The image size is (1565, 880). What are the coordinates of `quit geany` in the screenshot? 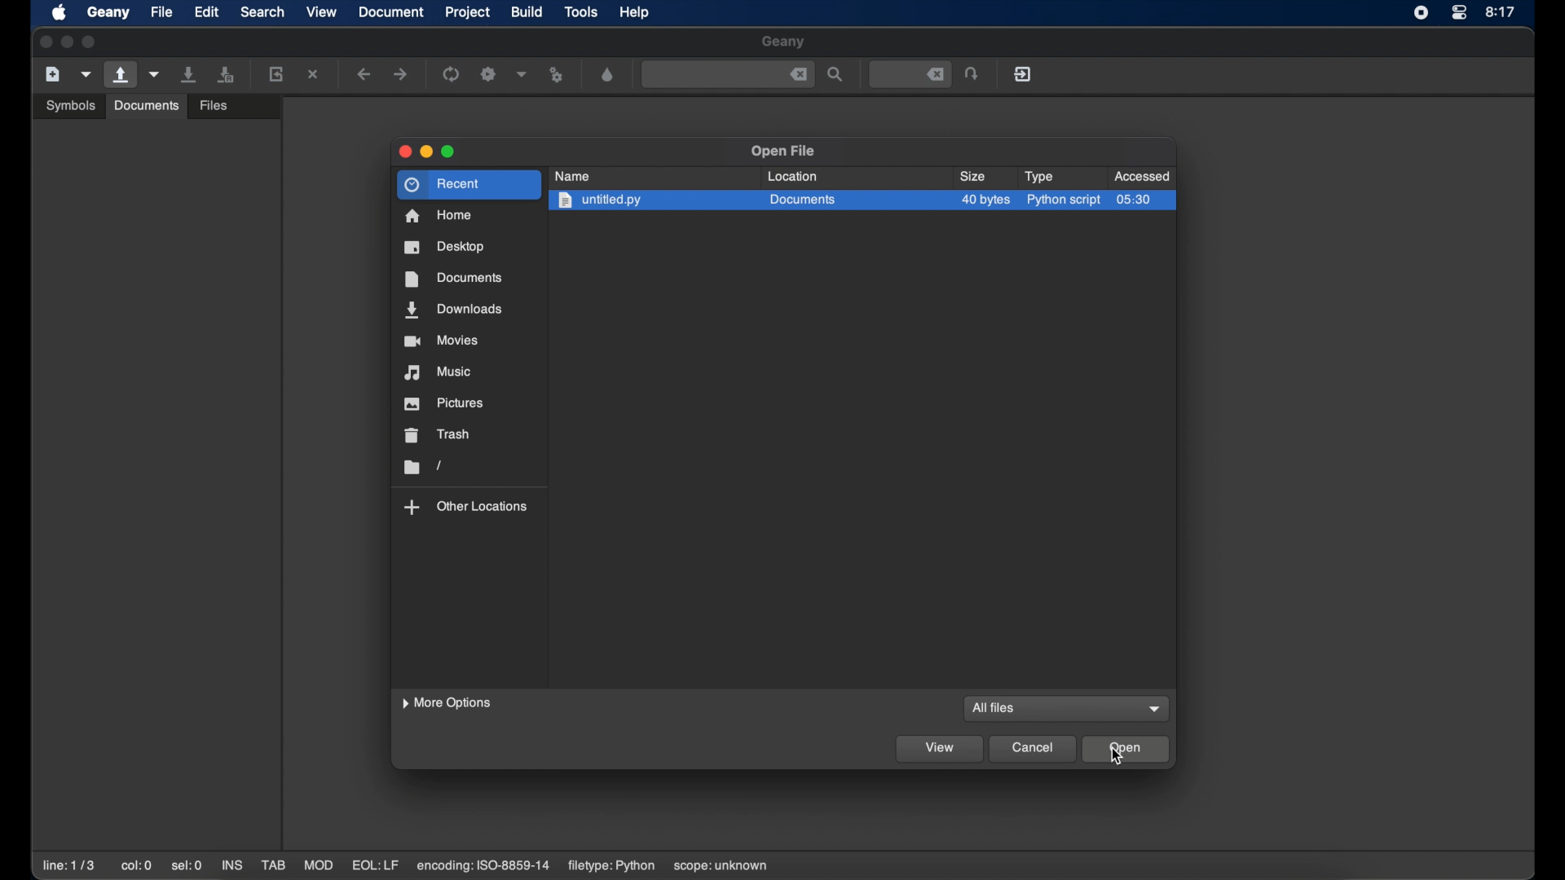 It's located at (1023, 73).